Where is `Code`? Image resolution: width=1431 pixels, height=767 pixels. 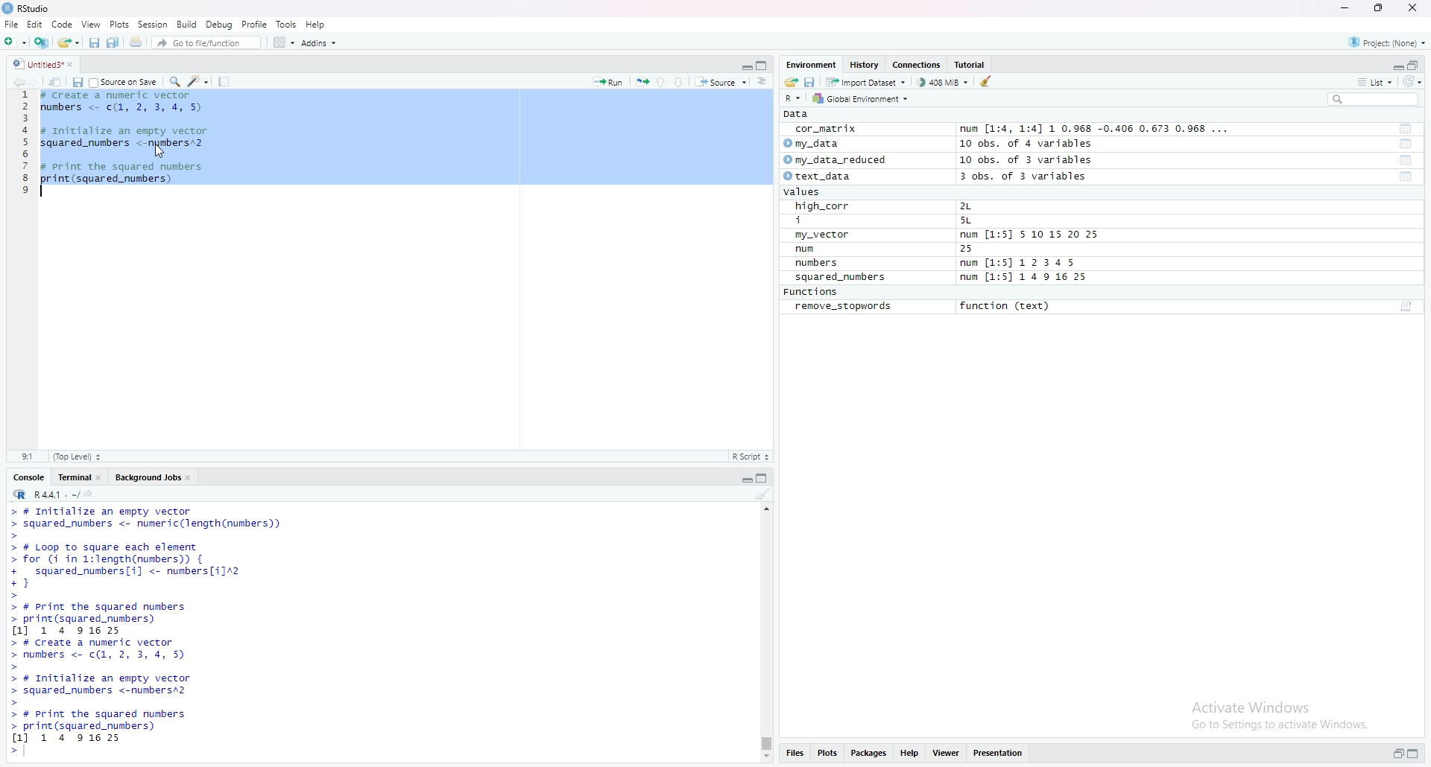
Code is located at coordinates (63, 24).